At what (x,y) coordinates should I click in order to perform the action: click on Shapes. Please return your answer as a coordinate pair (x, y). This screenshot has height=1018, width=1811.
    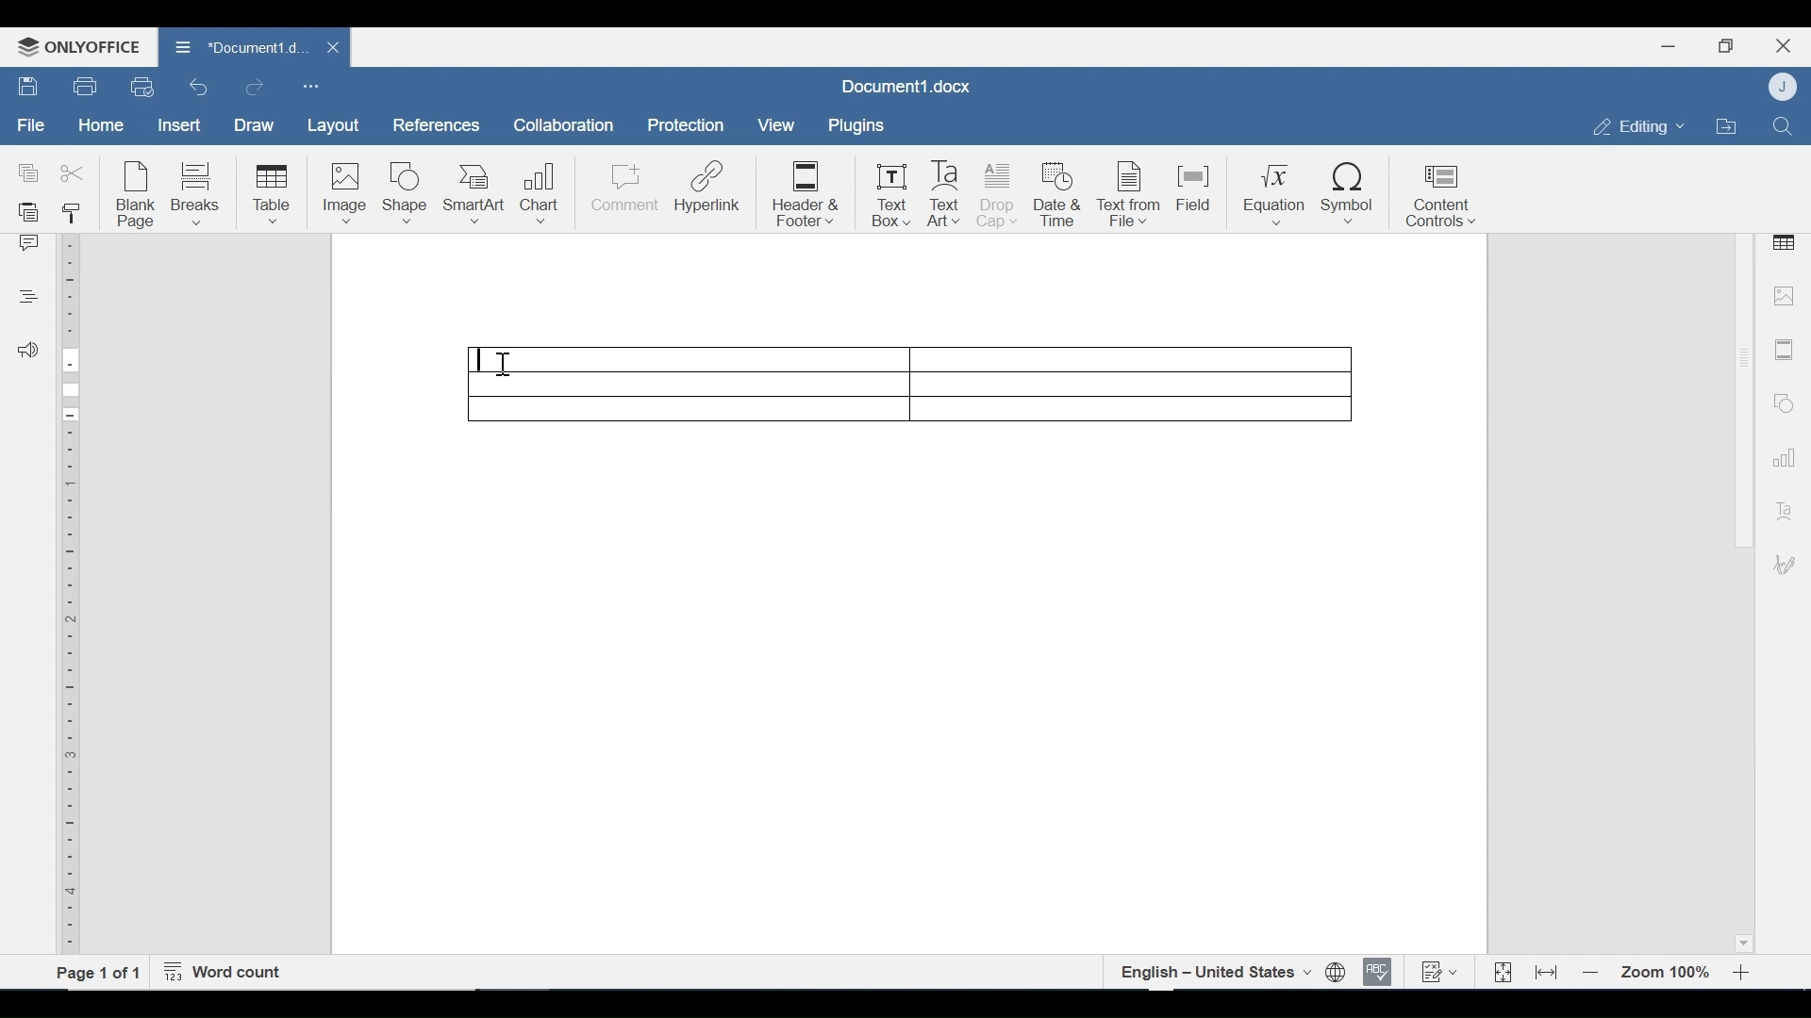
    Looking at the image, I should click on (1781, 401).